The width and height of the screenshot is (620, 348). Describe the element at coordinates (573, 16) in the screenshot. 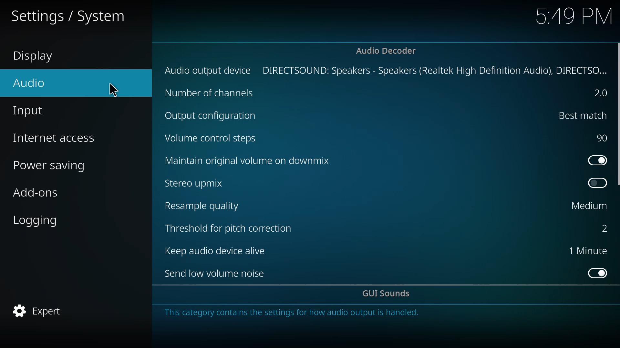

I see `time` at that location.